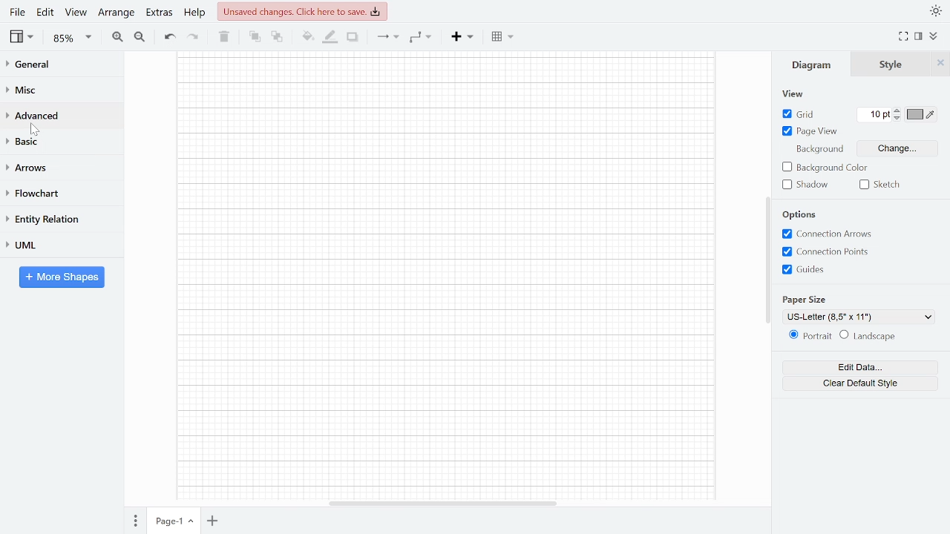 This screenshot has height=534, width=950. Describe the element at coordinates (277, 37) in the screenshot. I see `TO back` at that location.